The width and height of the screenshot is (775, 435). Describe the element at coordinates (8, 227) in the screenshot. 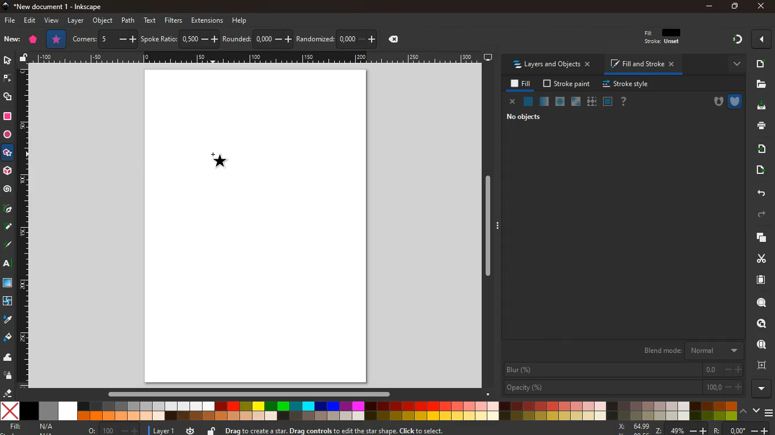

I see `write` at that location.